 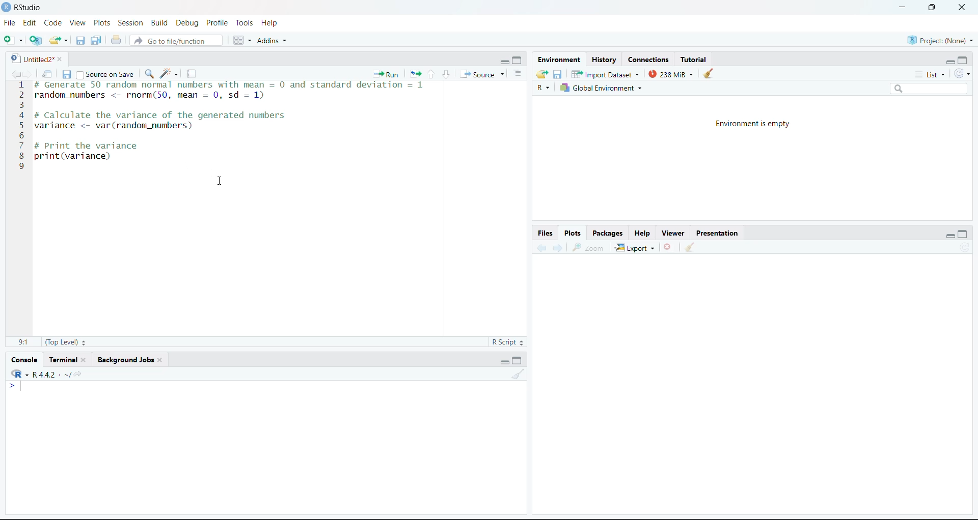 What do you see at coordinates (671, 74) in the screenshot?
I see `238 Mib` at bounding box center [671, 74].